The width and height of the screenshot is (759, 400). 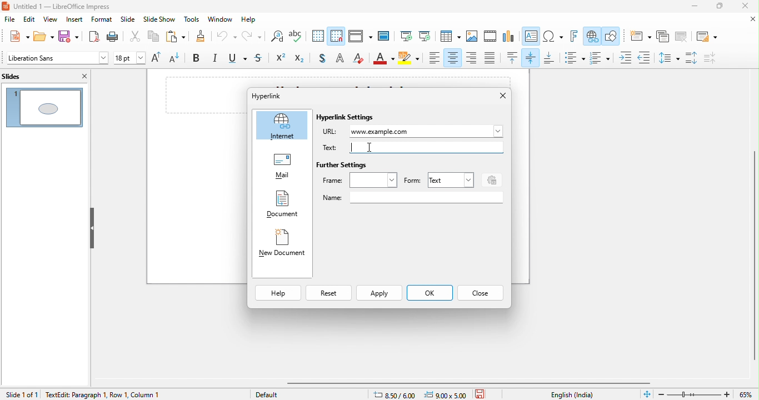 I want to click on decrease paragraph spacing, so click(x=717, y=58).